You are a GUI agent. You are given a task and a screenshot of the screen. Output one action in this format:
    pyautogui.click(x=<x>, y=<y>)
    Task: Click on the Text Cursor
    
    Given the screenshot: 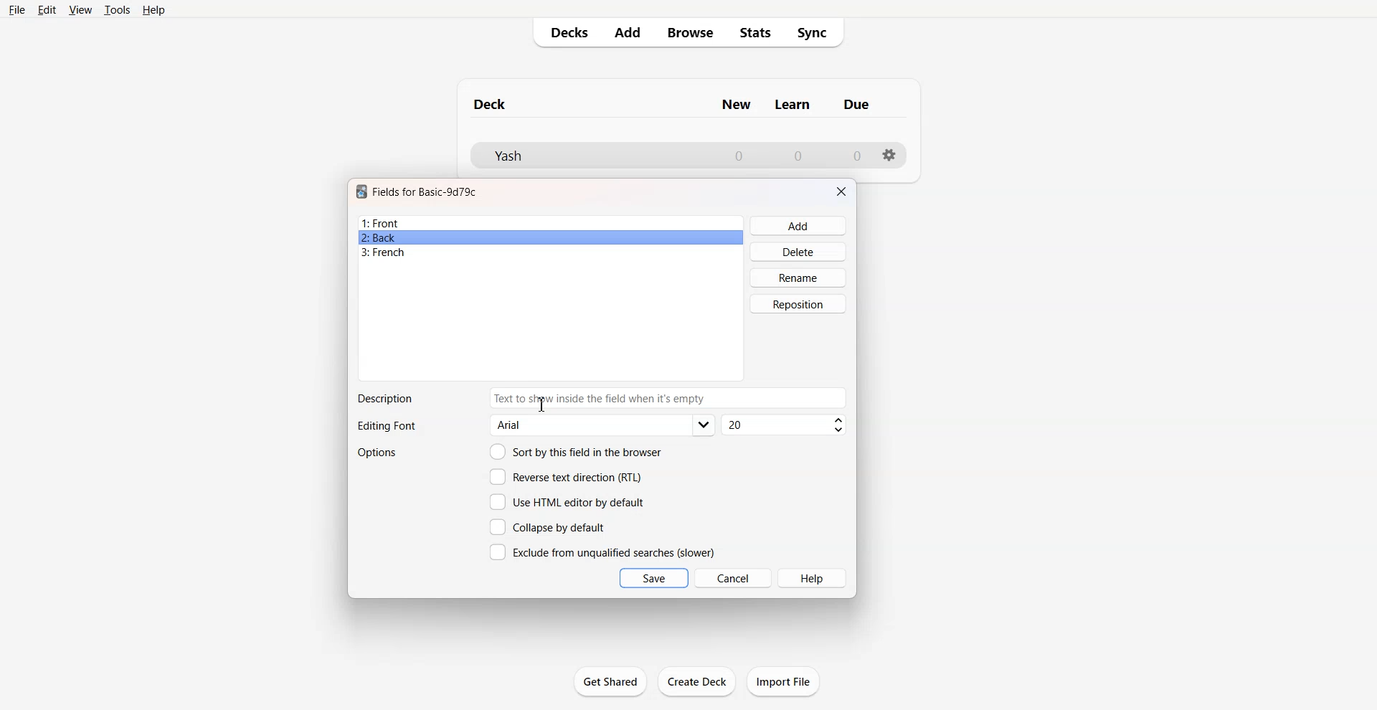 What is the action you would take?
    pyautogui.click(x=542, y=404)
    